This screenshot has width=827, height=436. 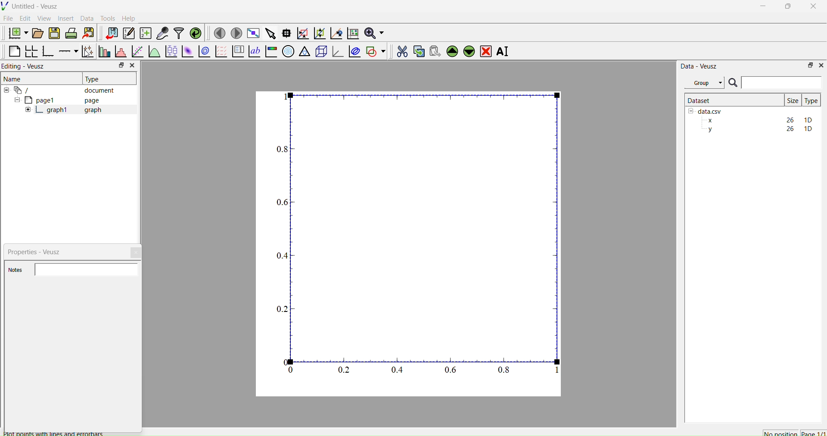 I want to click on Down, so click(x=469, y=50).